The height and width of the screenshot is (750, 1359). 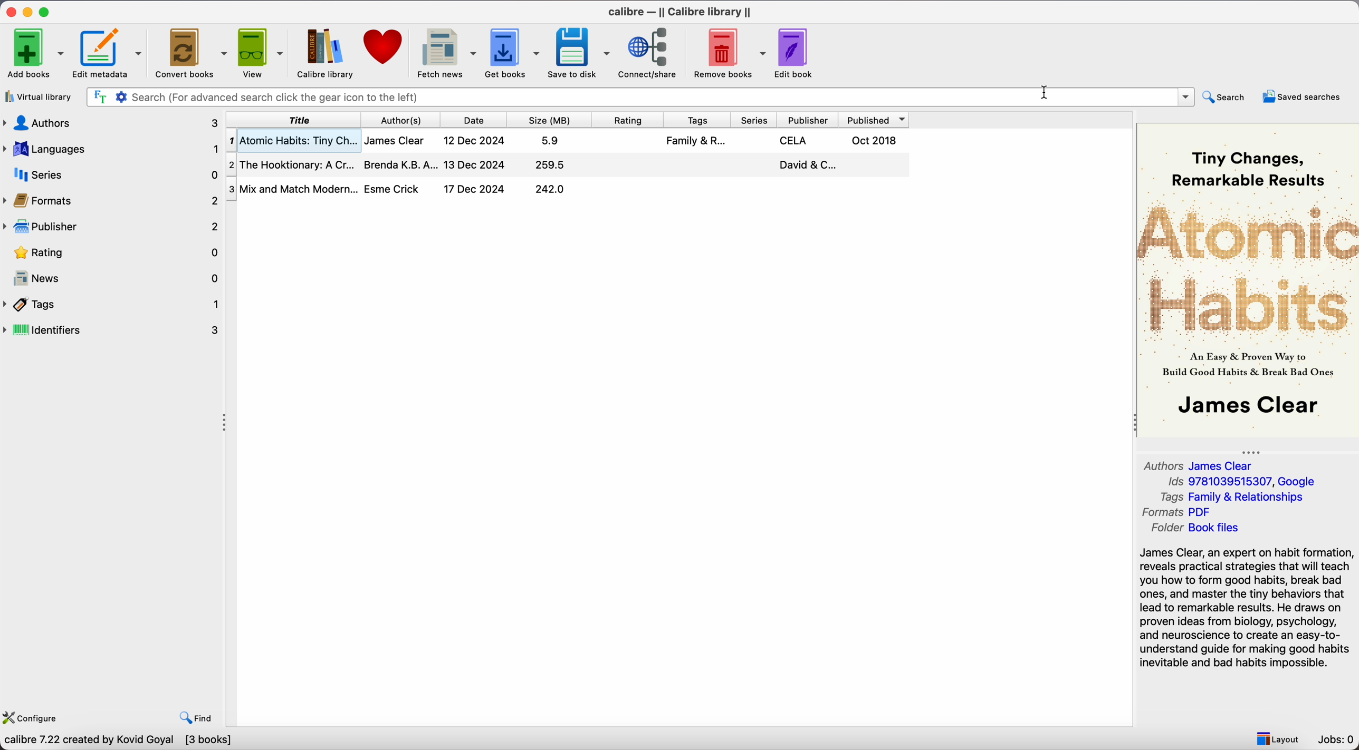 What do you see at coordinates (476, 120) in the screenshot?
I see `date` at bounding box center [476, 120].